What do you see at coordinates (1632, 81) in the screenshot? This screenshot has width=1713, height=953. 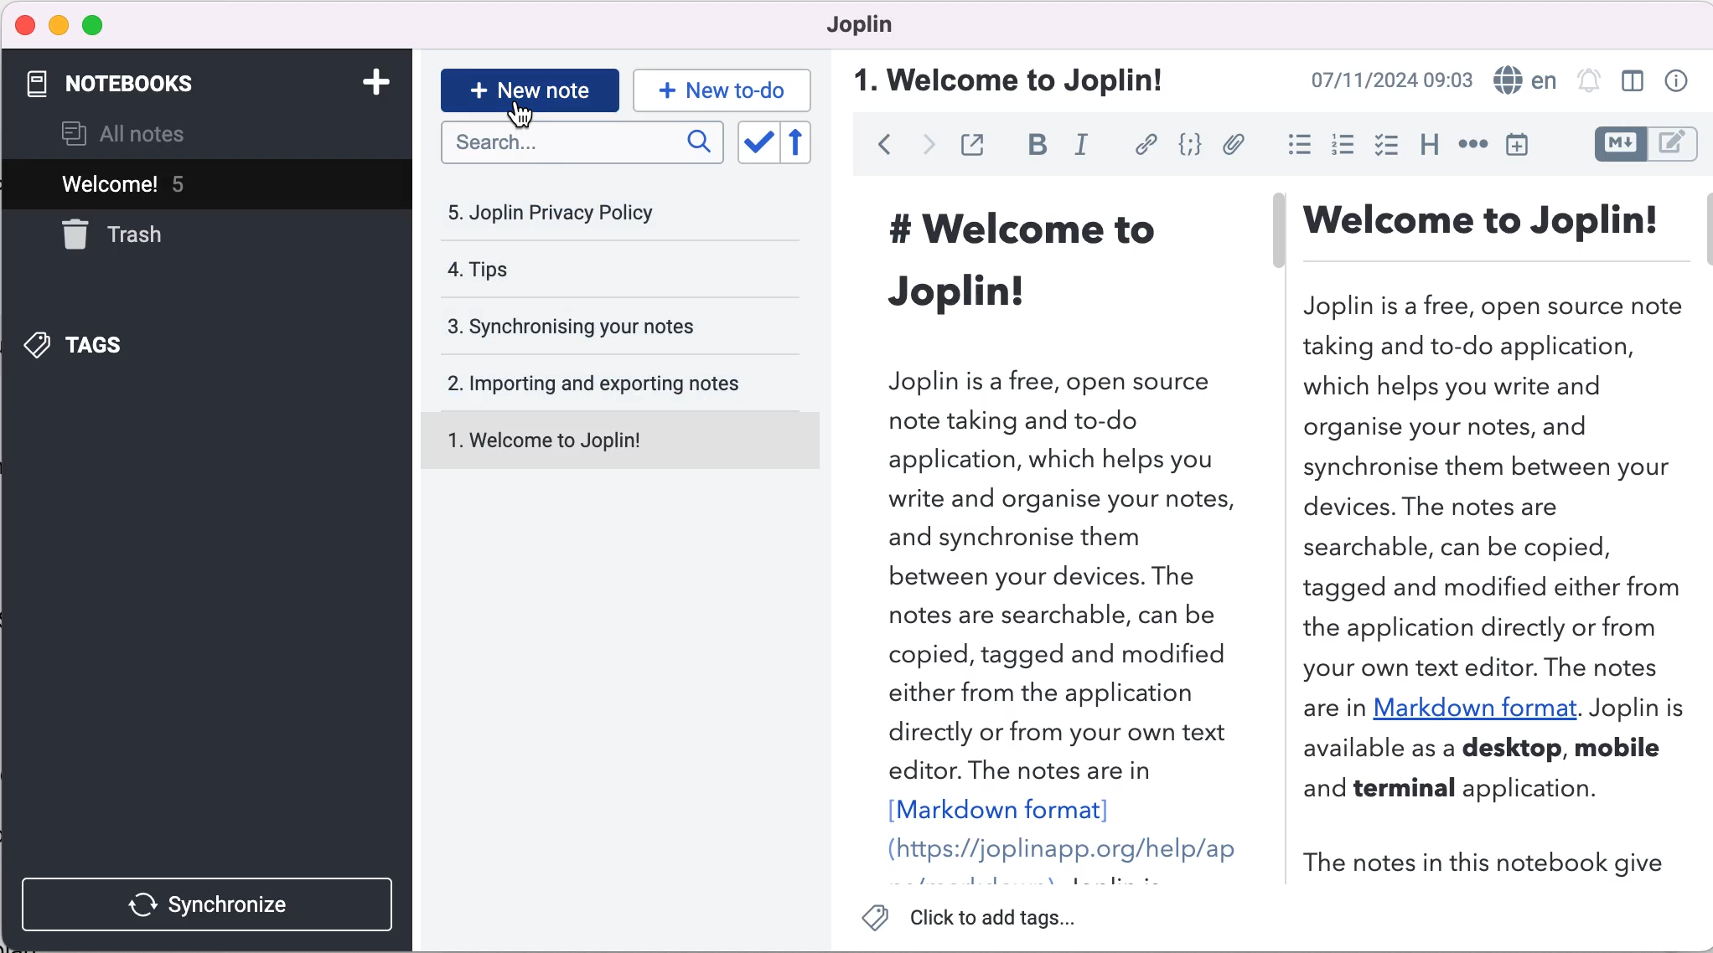 I see `toggle editor layout` at bounding box center [1632, 81].